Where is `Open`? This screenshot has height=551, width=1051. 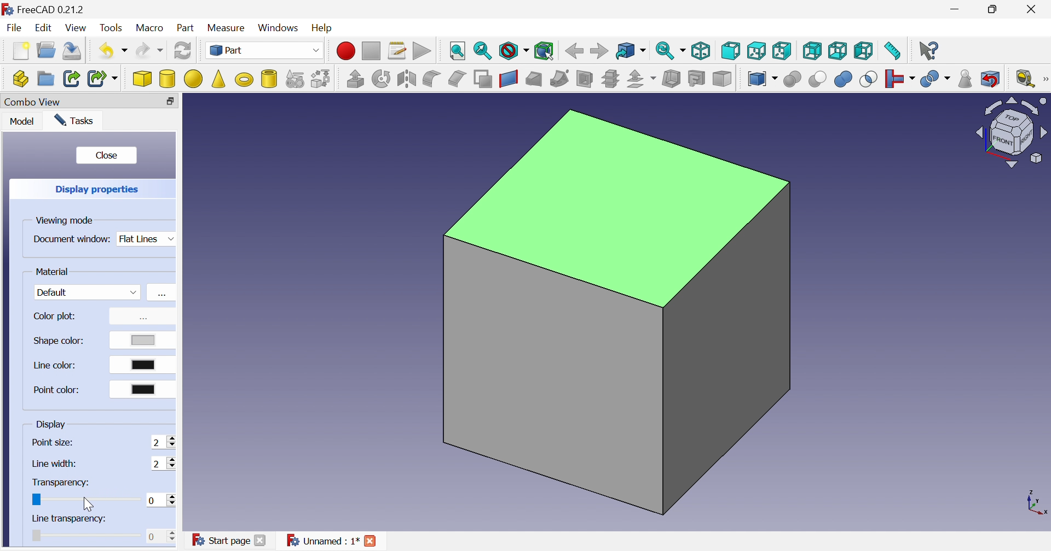 Open is located at coordinates (47, 50).